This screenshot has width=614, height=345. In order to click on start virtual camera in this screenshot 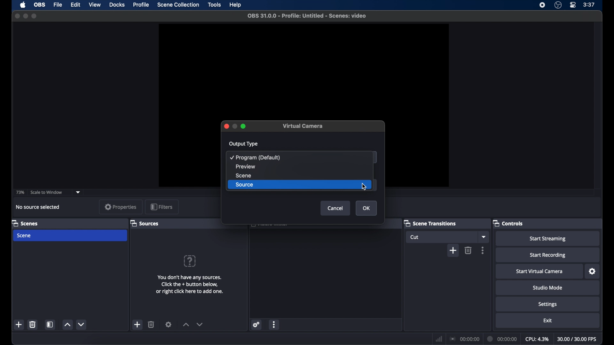, I will do `click(539, 272)`.